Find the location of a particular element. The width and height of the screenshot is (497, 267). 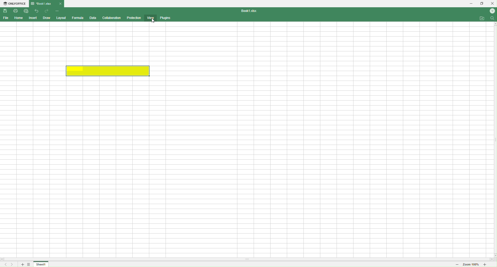

Close is located at coordinates (60, 3).